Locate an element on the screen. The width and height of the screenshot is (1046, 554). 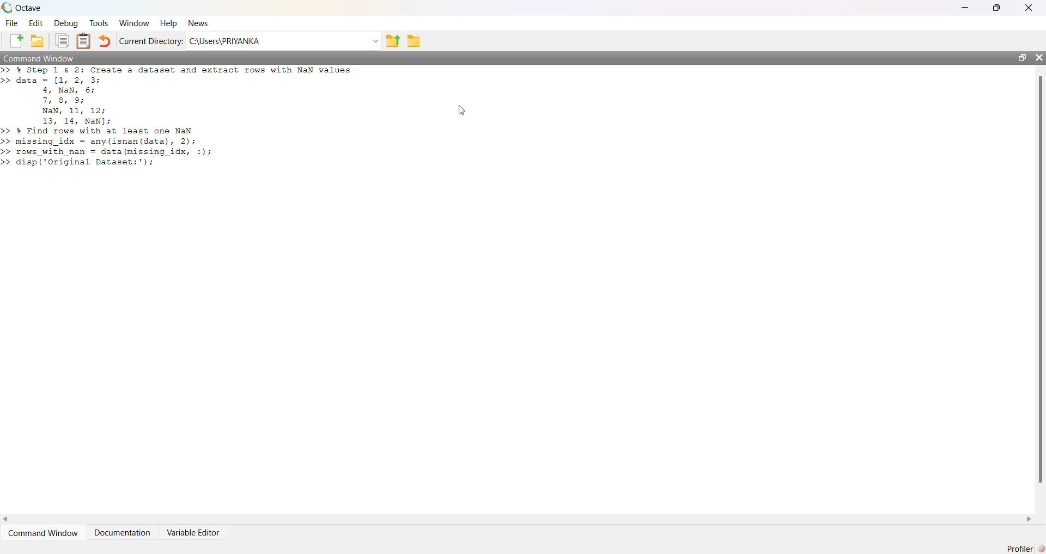
scroll right is located at coordinates (1029, 520).